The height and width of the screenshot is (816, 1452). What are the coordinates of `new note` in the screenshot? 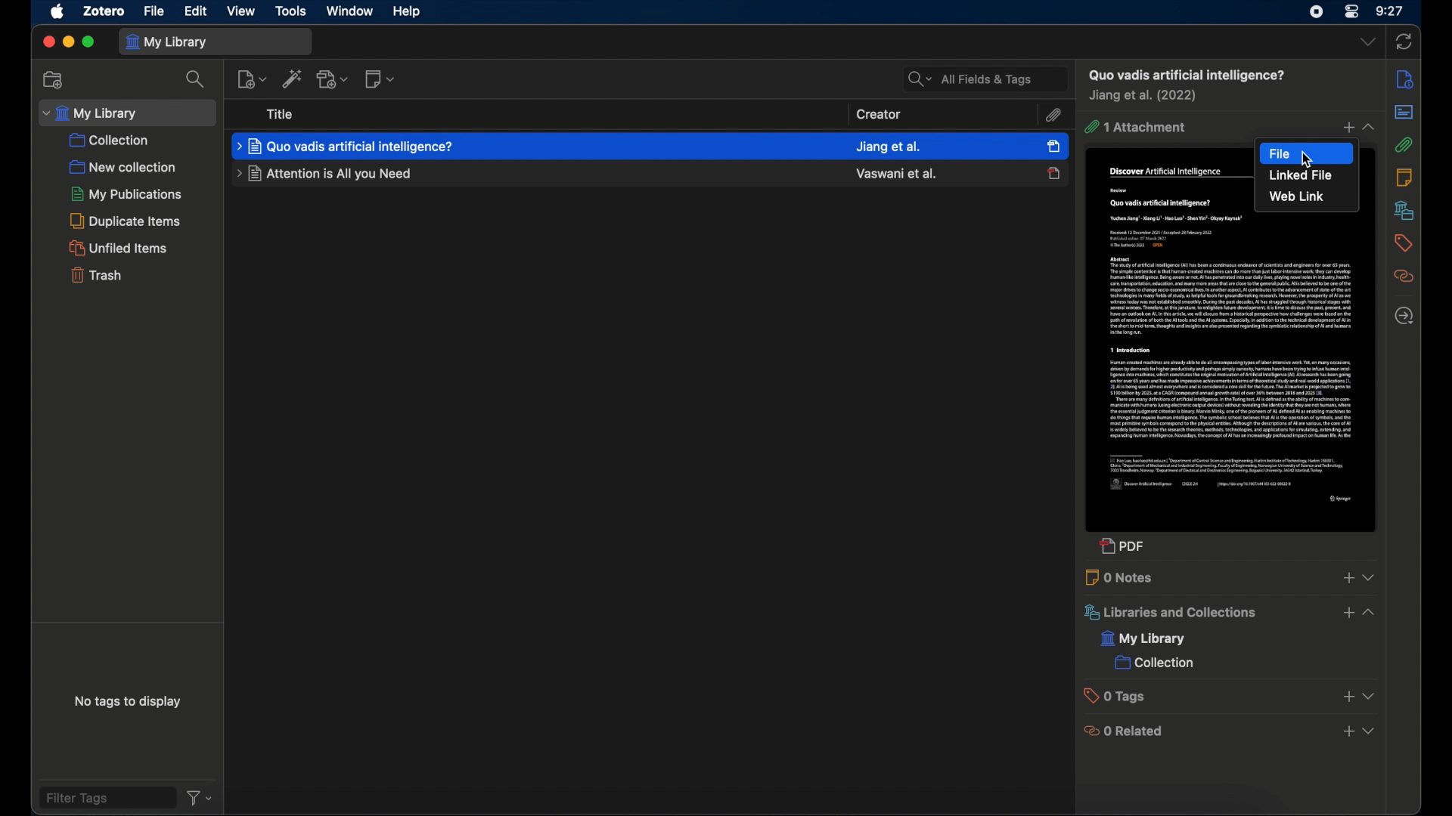 It's located at (381, 79).